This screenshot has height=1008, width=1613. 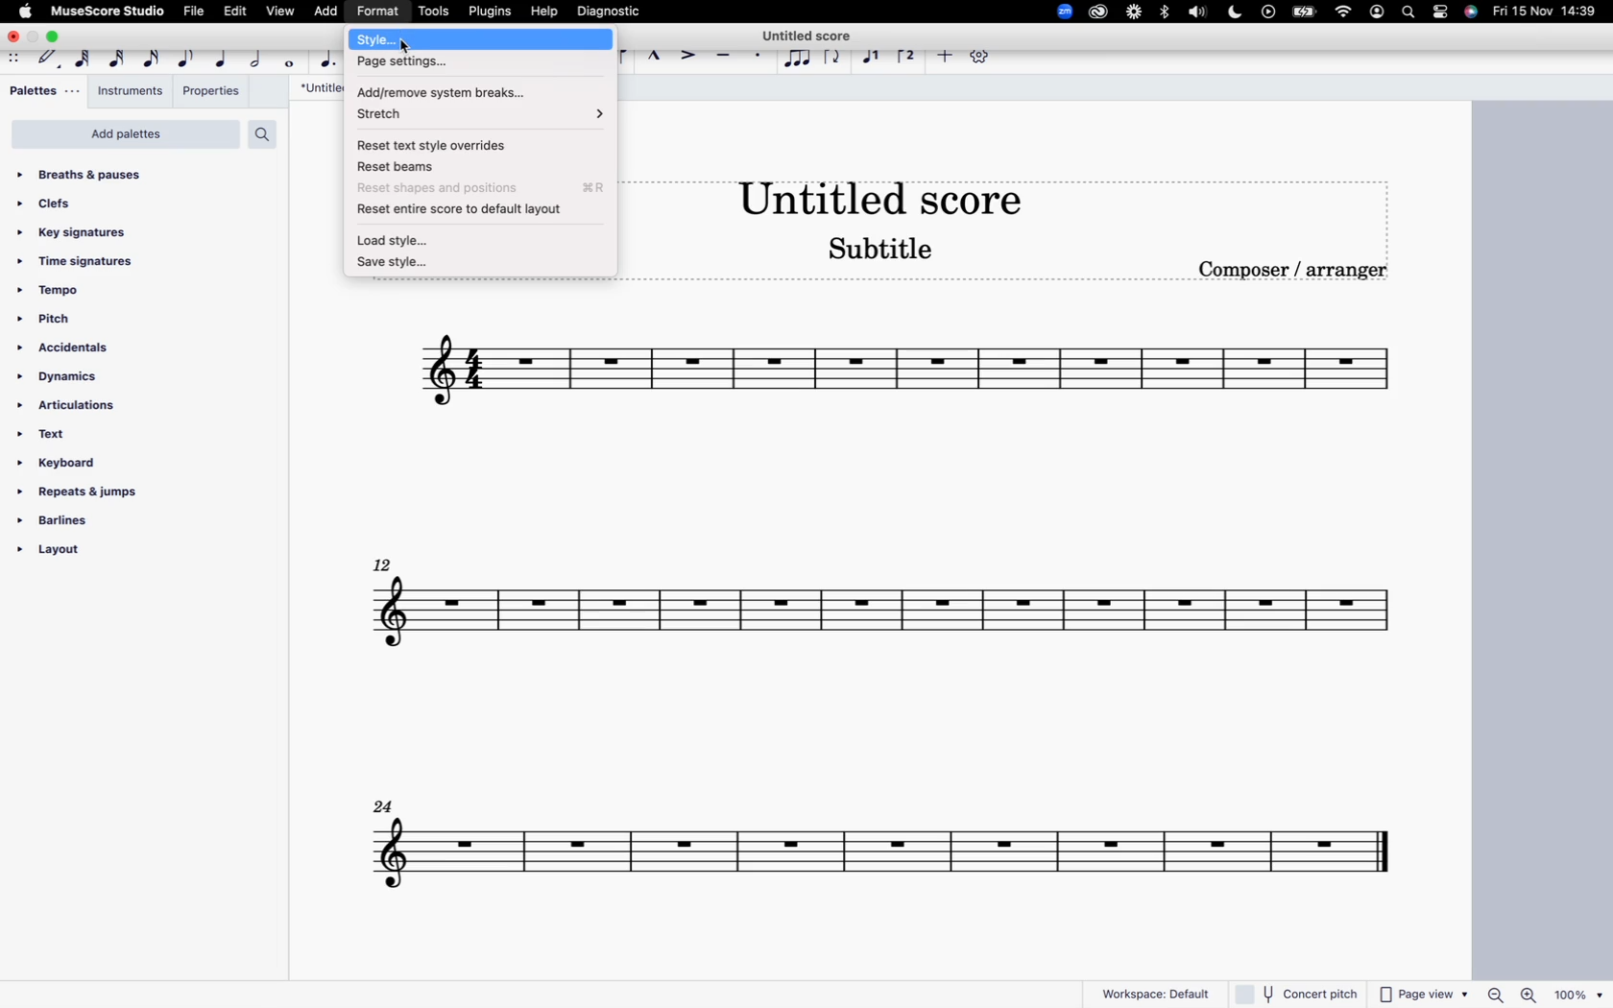 I want to click on default, so click(x=47, y=60).